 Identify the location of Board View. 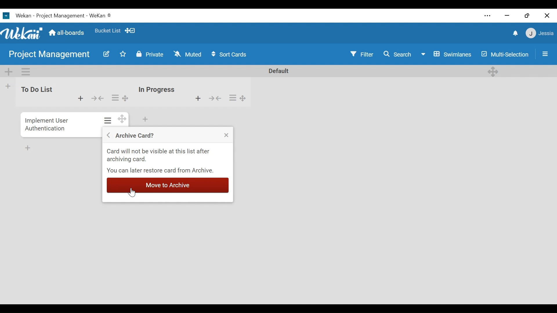
(447, 55).